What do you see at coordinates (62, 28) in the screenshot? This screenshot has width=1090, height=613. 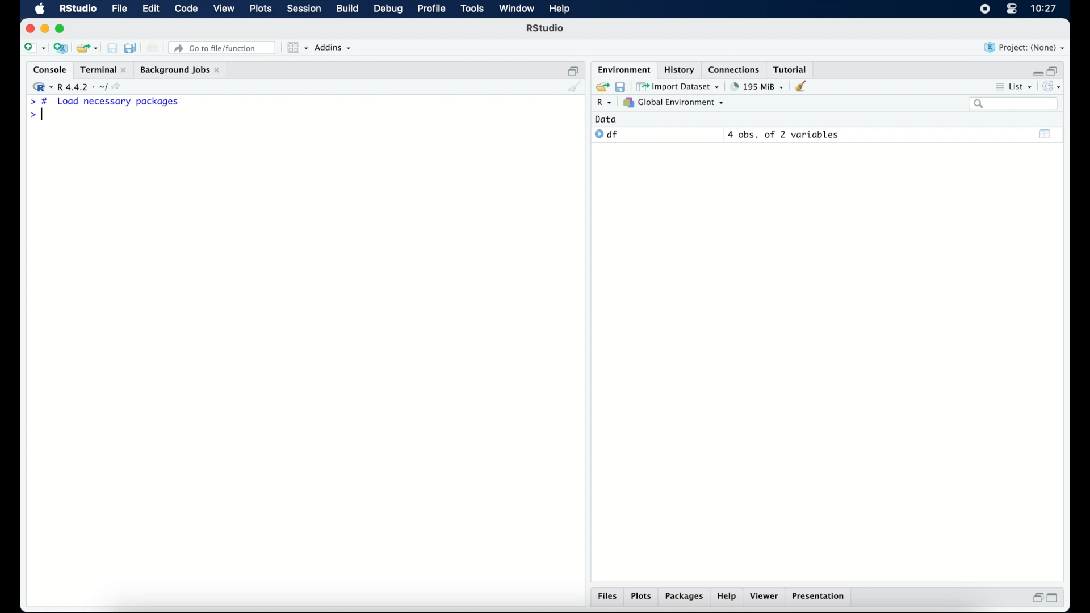 I see `maximize` at bounding box center [62, 28].